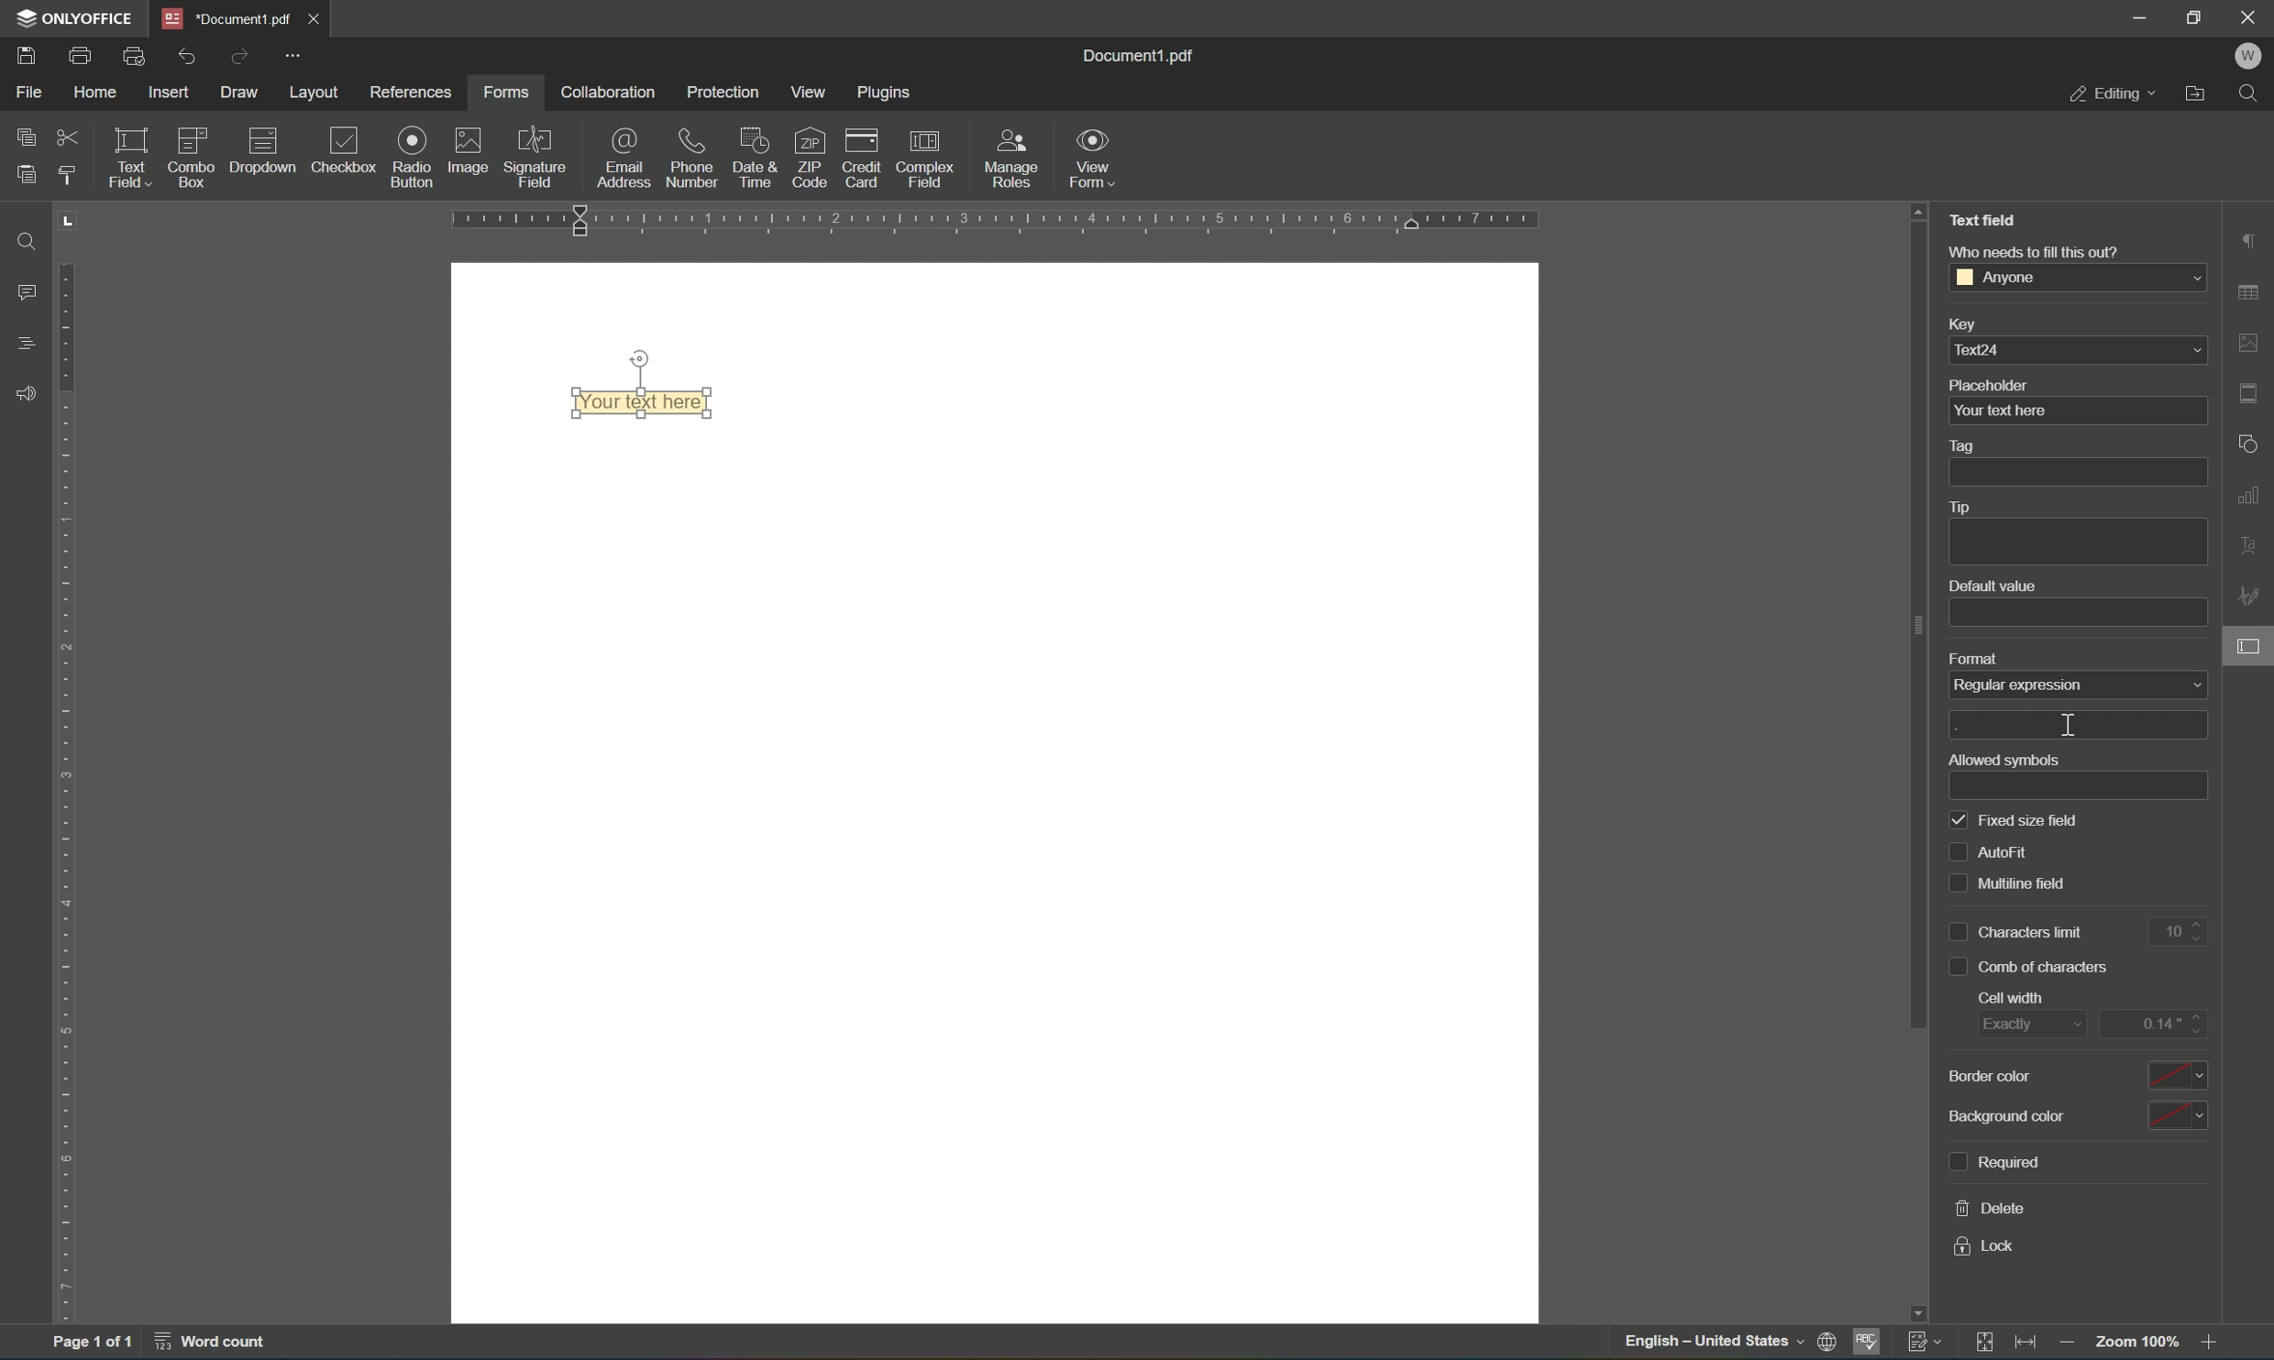  I want to click on comment, so click(22, 291).